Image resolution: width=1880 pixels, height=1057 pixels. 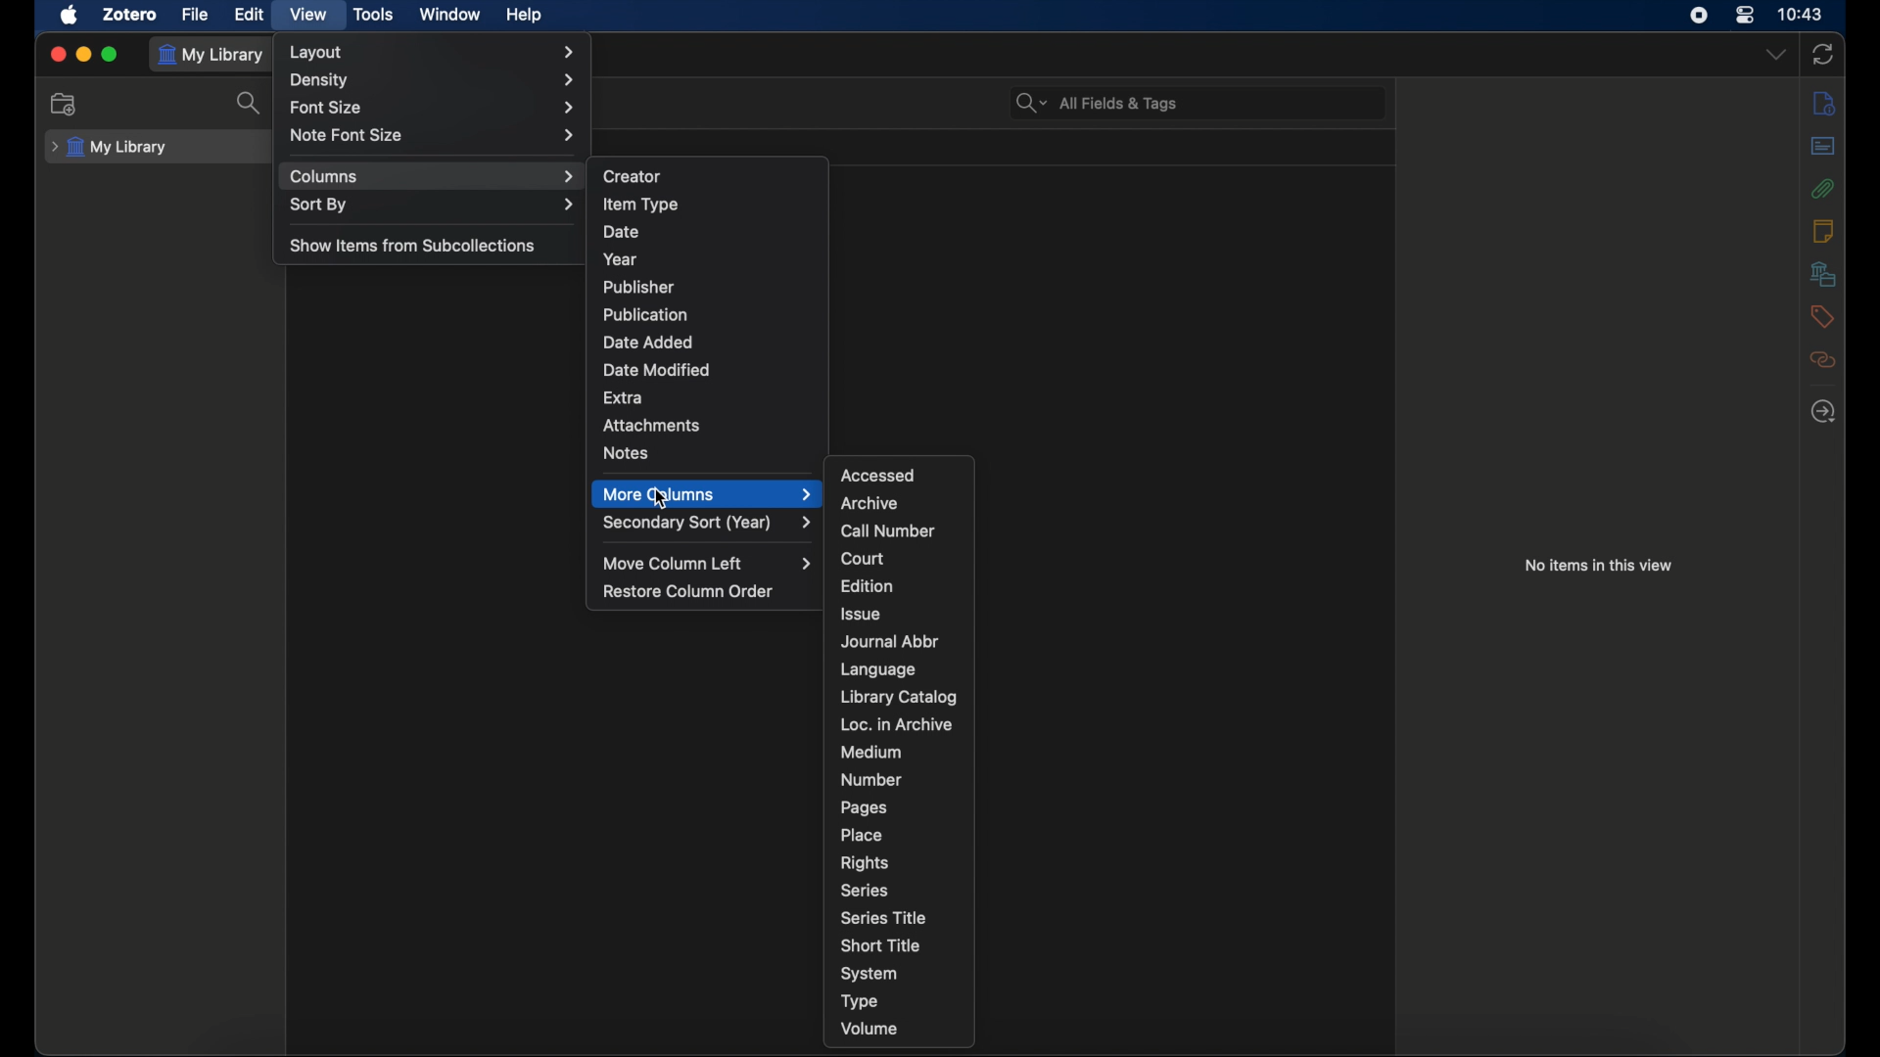 What do you see at coordinates (307, 15) in the screenshot?
I see `view` at bounding box center [307, 15].